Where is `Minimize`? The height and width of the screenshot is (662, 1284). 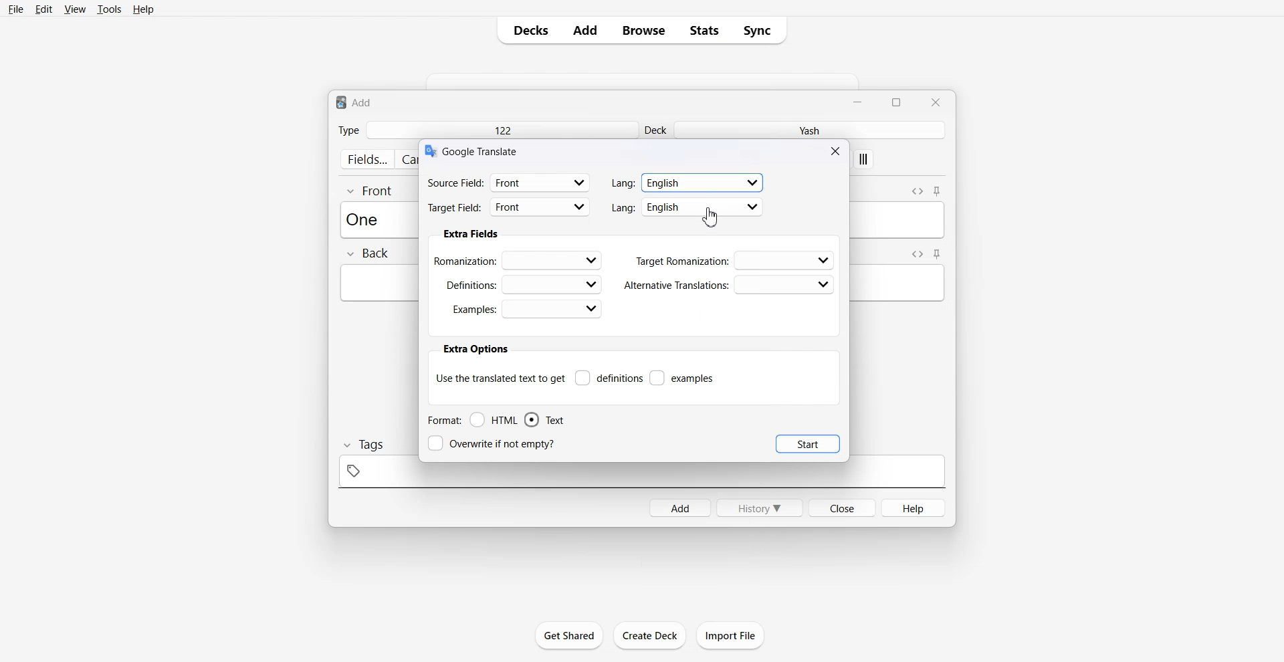 Minimize is located at coordinates (859, 101).